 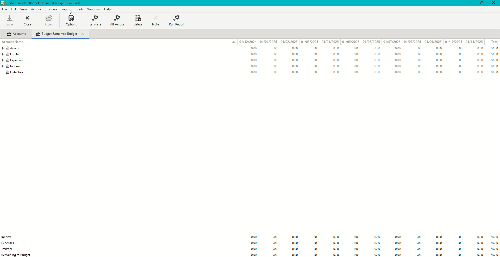 What do you see at coordinates (14, 9) in the screenshot?
I see `Edit` at bounding box center [14, 9].